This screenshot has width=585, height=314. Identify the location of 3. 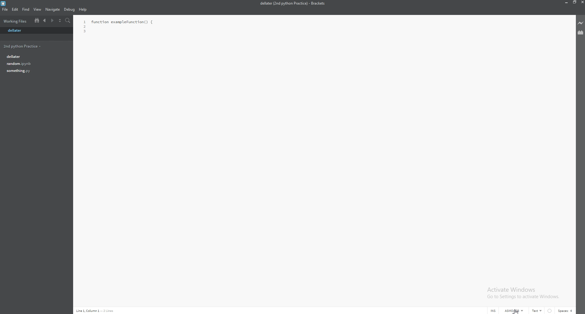
(85, 31).